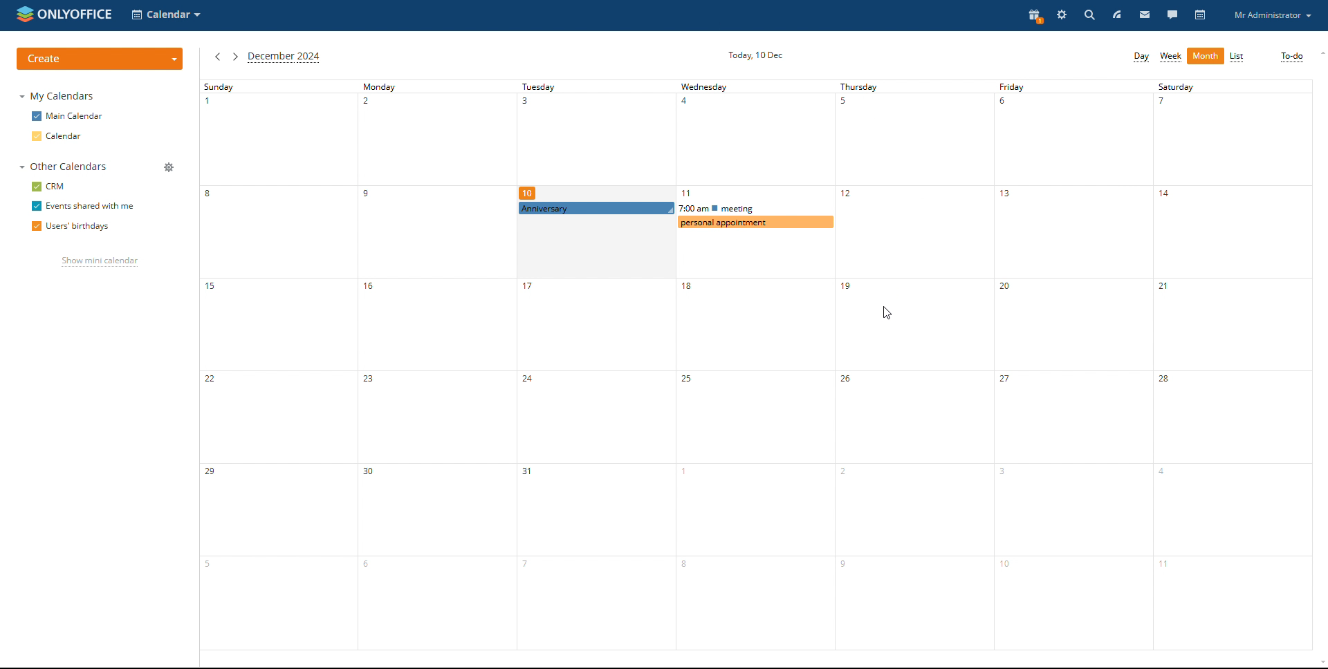  Describe the element at coordinates (235, 57) in the screenshot. I see `next month` at that location.